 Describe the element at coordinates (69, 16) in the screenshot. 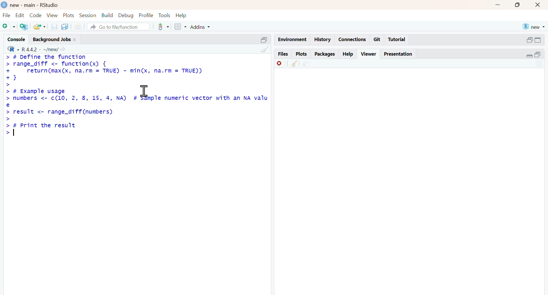

I see `plots` at that location.